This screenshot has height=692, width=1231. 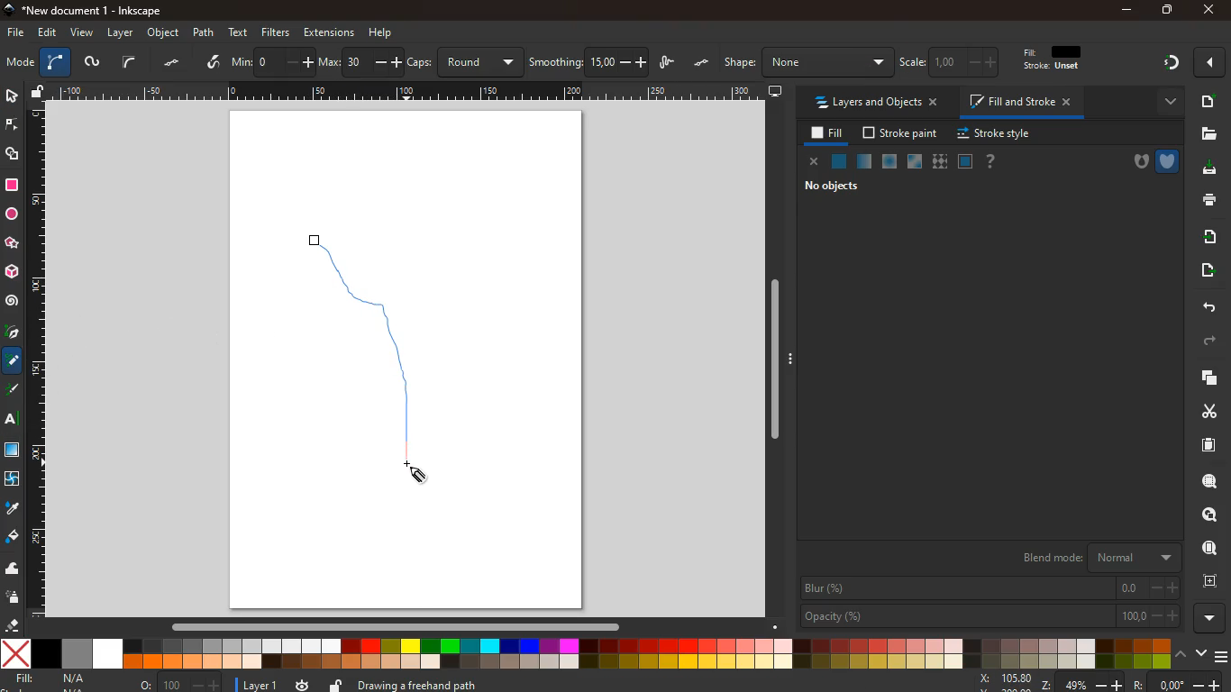 What do you see at coordinates (939, 161) in the screenshot?
I see `texture` at bounding box center [939, 161].